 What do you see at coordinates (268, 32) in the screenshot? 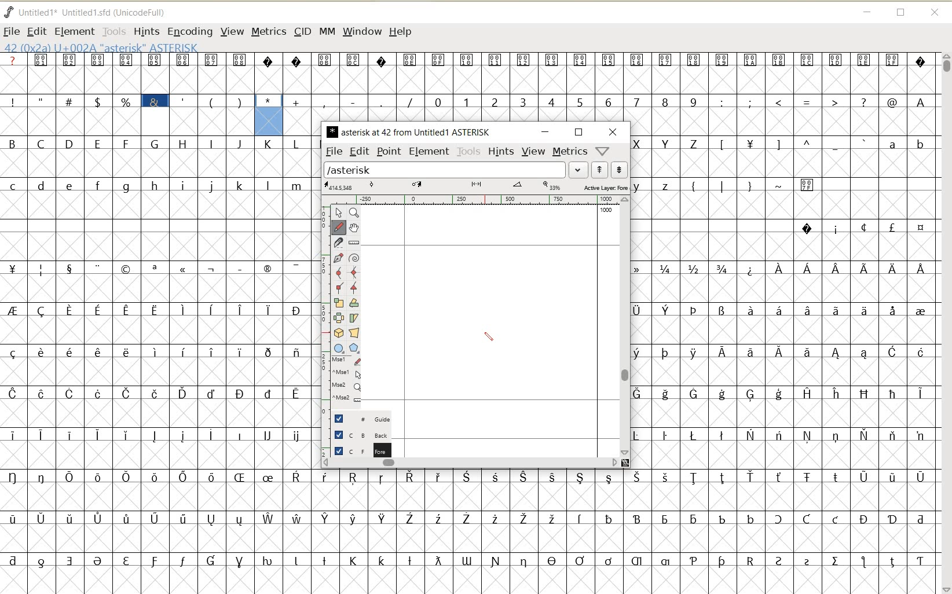
I see `METRICS` at bounding box center [268, 32].